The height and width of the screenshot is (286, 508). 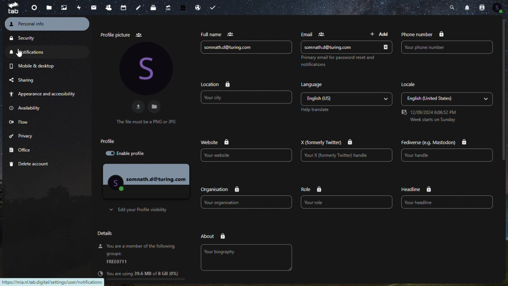 I want to click on Your headline, so click(x=447, y=202).